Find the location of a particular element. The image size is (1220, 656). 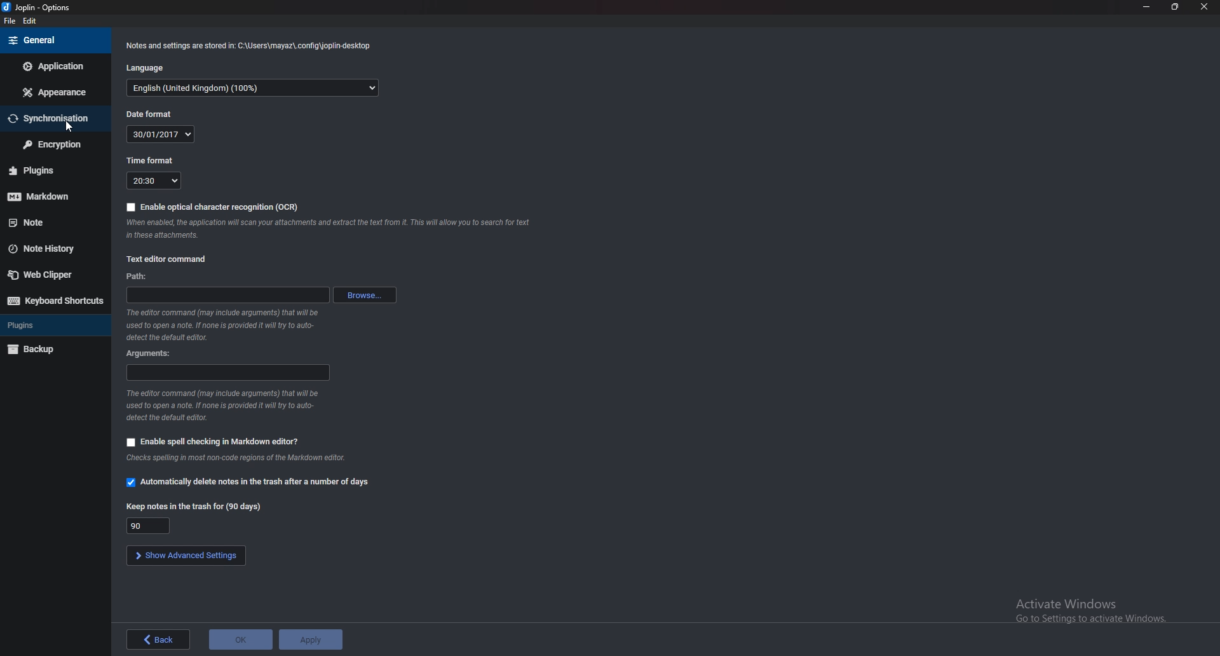

file is located at coordinates (8, 20).